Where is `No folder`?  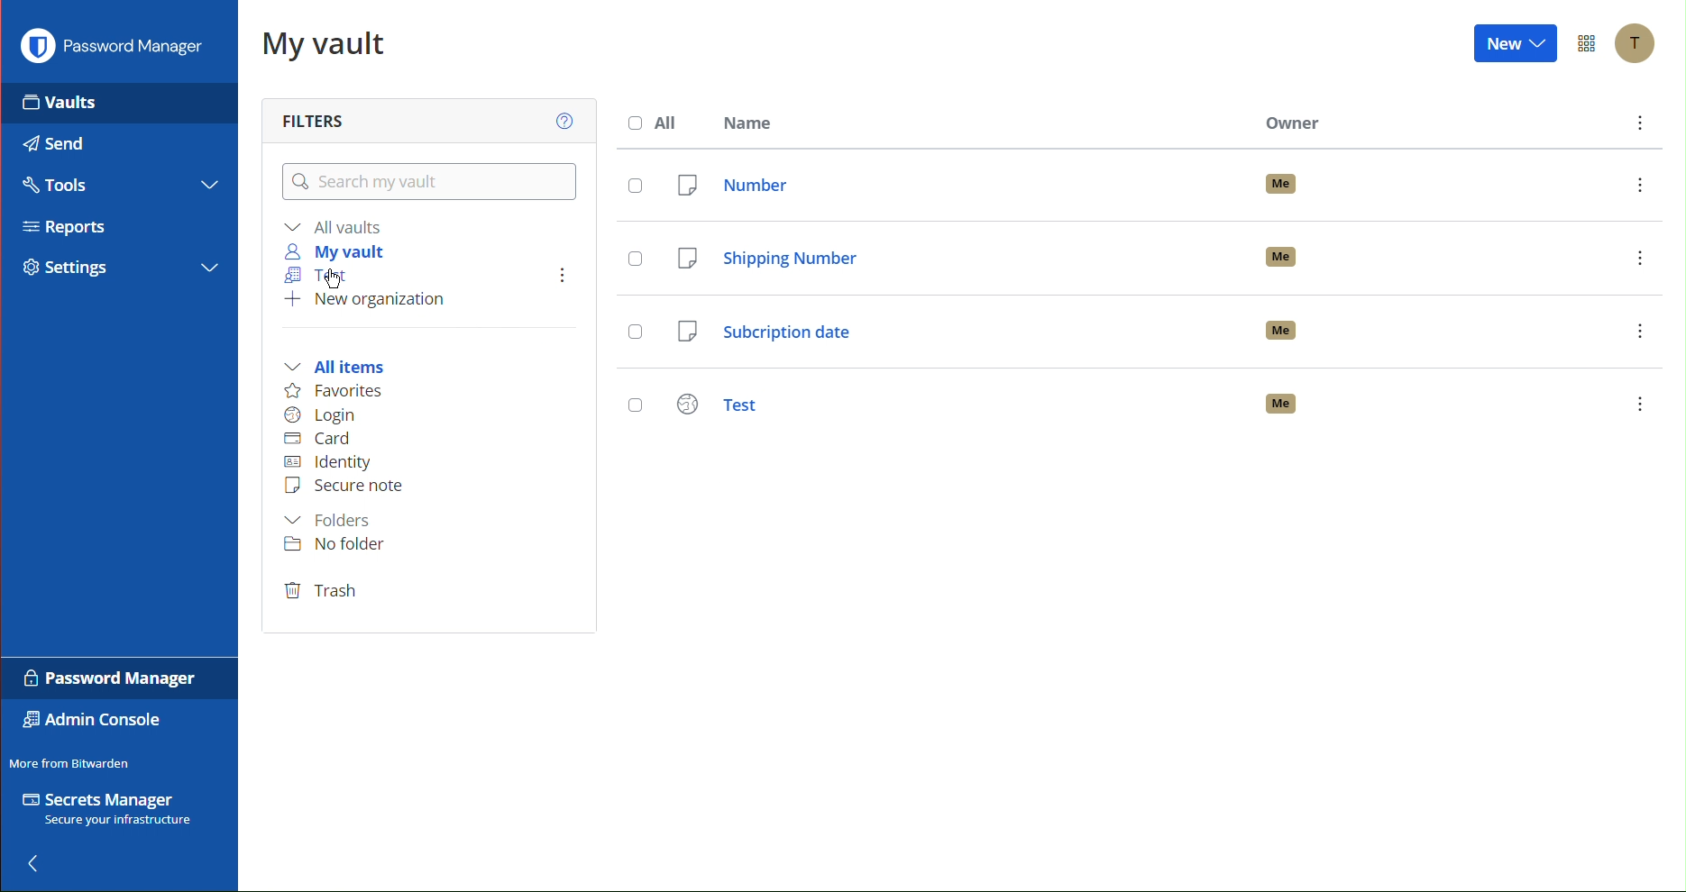 No folder is located at coordinates (334, 547).